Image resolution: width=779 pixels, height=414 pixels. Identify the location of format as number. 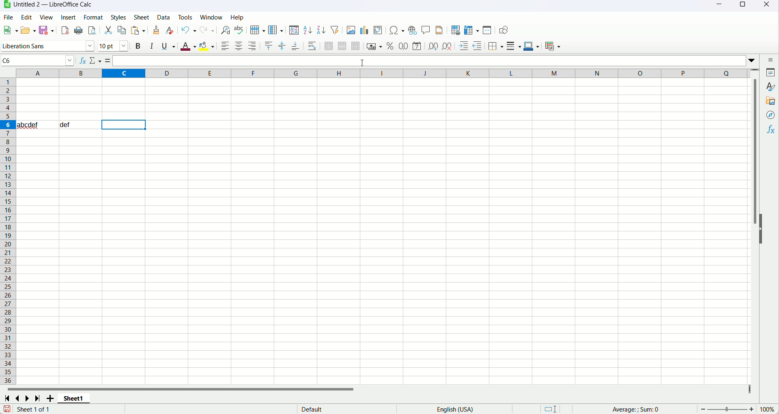
(404, 46).